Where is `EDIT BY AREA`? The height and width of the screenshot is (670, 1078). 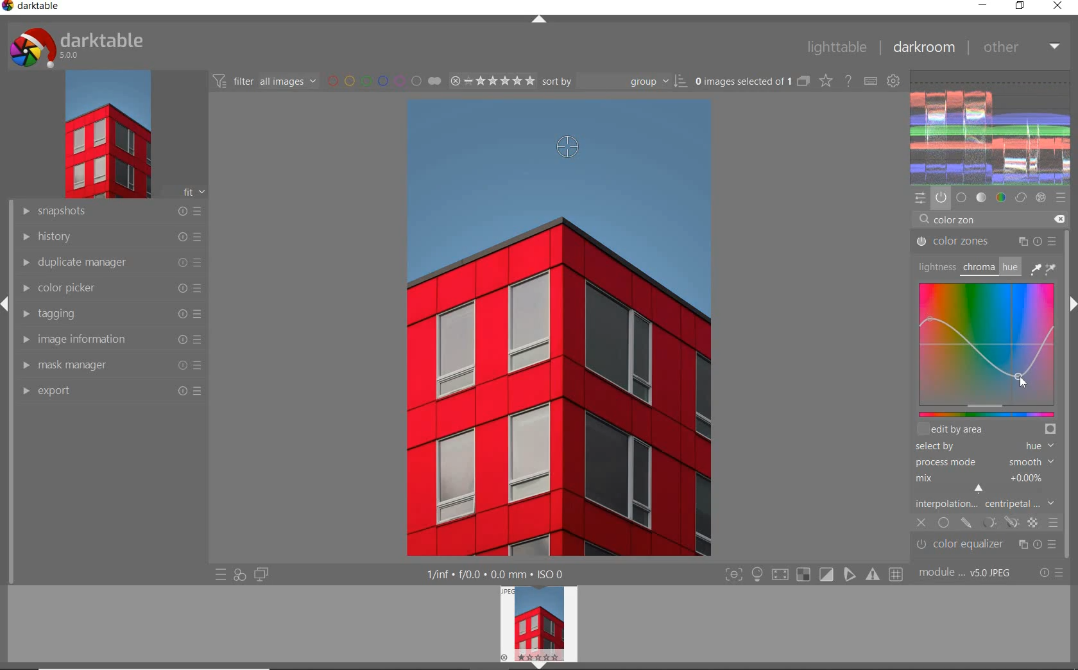 EDIT BY AREA is located at coordinates (986, 430).